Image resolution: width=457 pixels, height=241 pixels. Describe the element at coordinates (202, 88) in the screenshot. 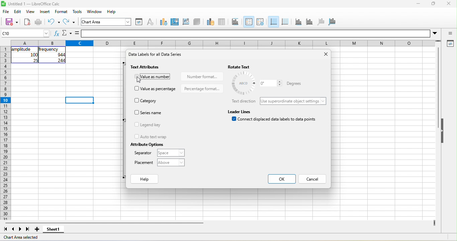

I see `percentage format` at that location.